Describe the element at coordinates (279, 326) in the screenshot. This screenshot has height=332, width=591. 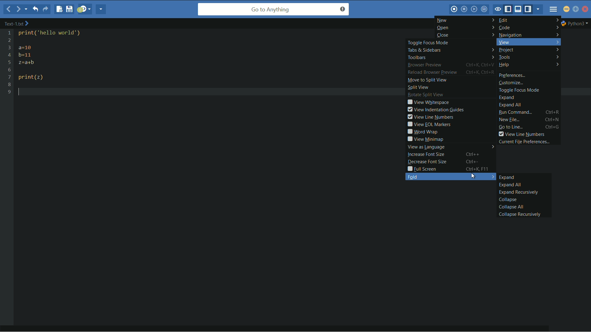
I see `horizontal scroll bar` at that location.